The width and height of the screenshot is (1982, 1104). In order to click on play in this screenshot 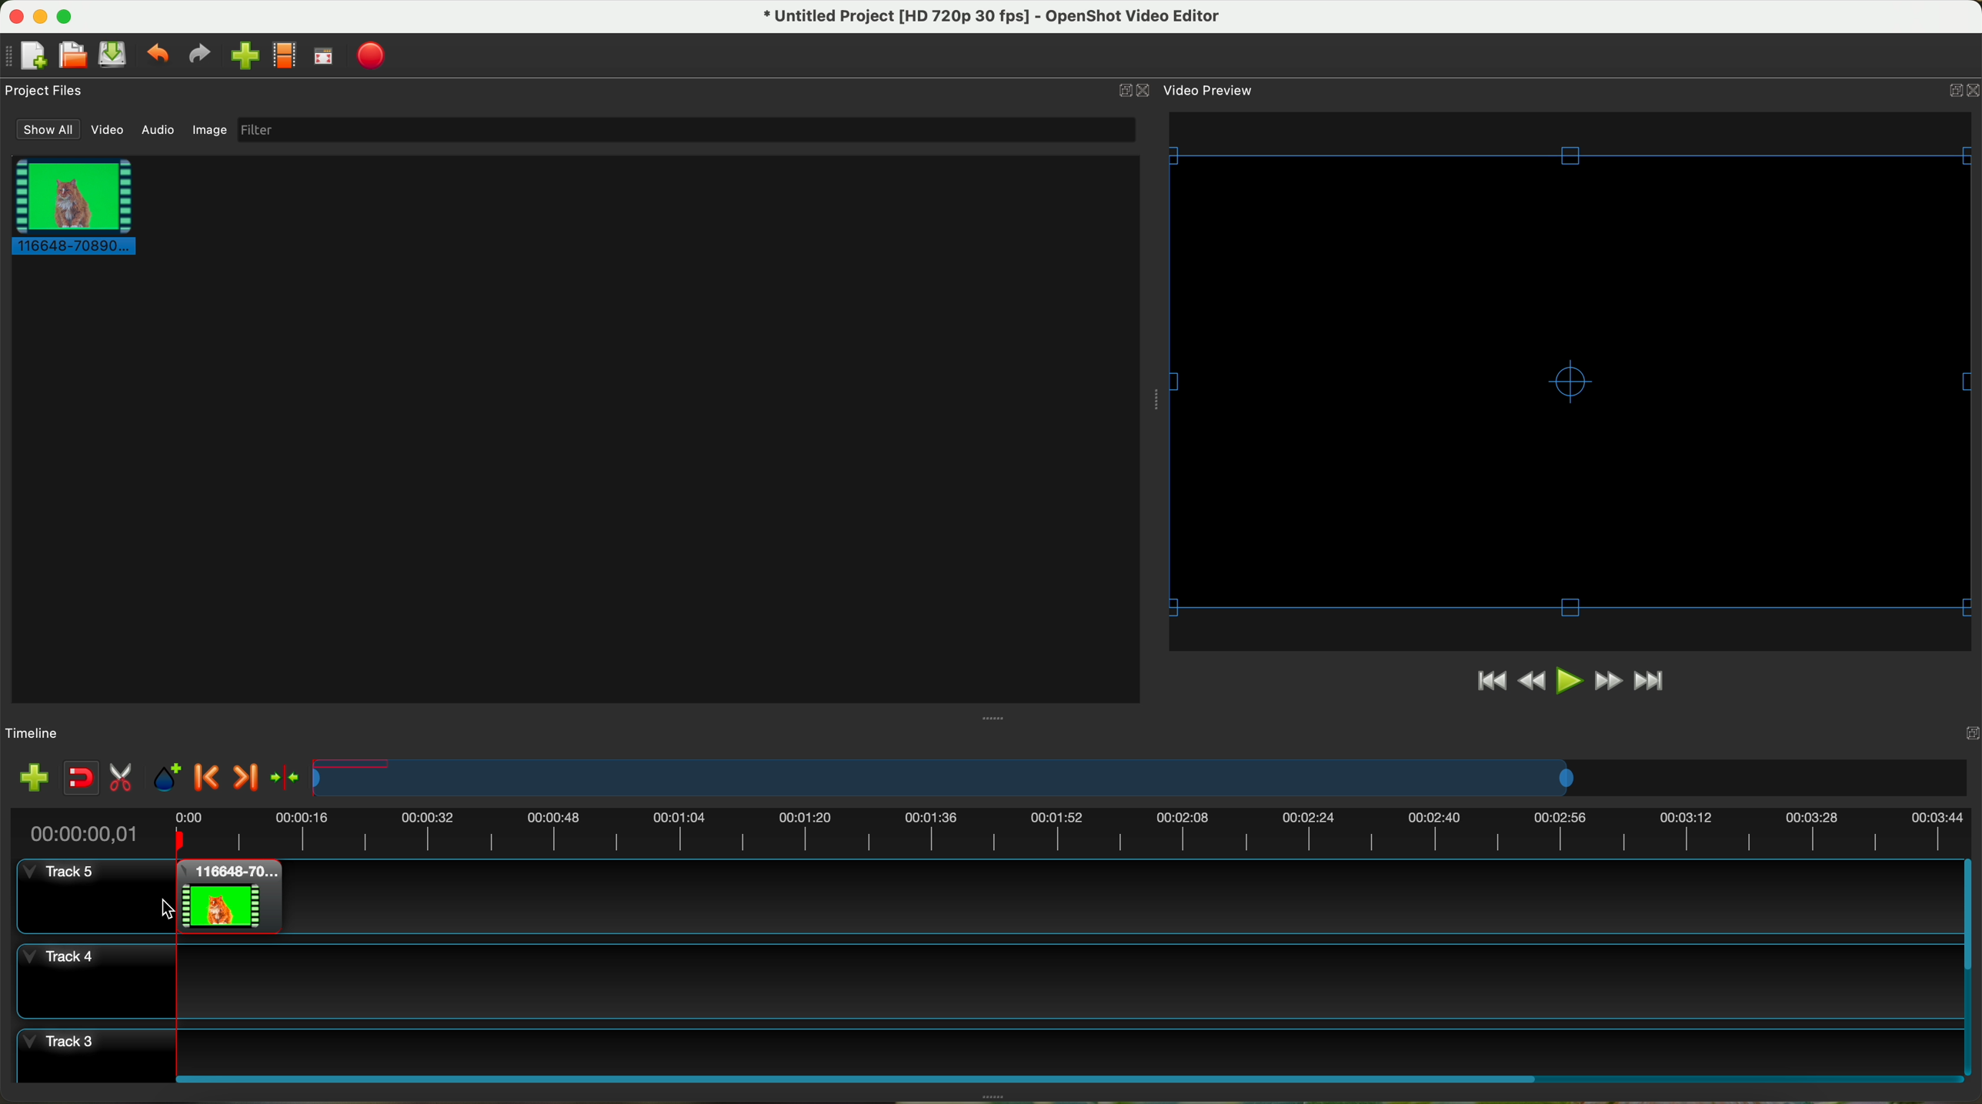, I will do `click(1568, 680)`.